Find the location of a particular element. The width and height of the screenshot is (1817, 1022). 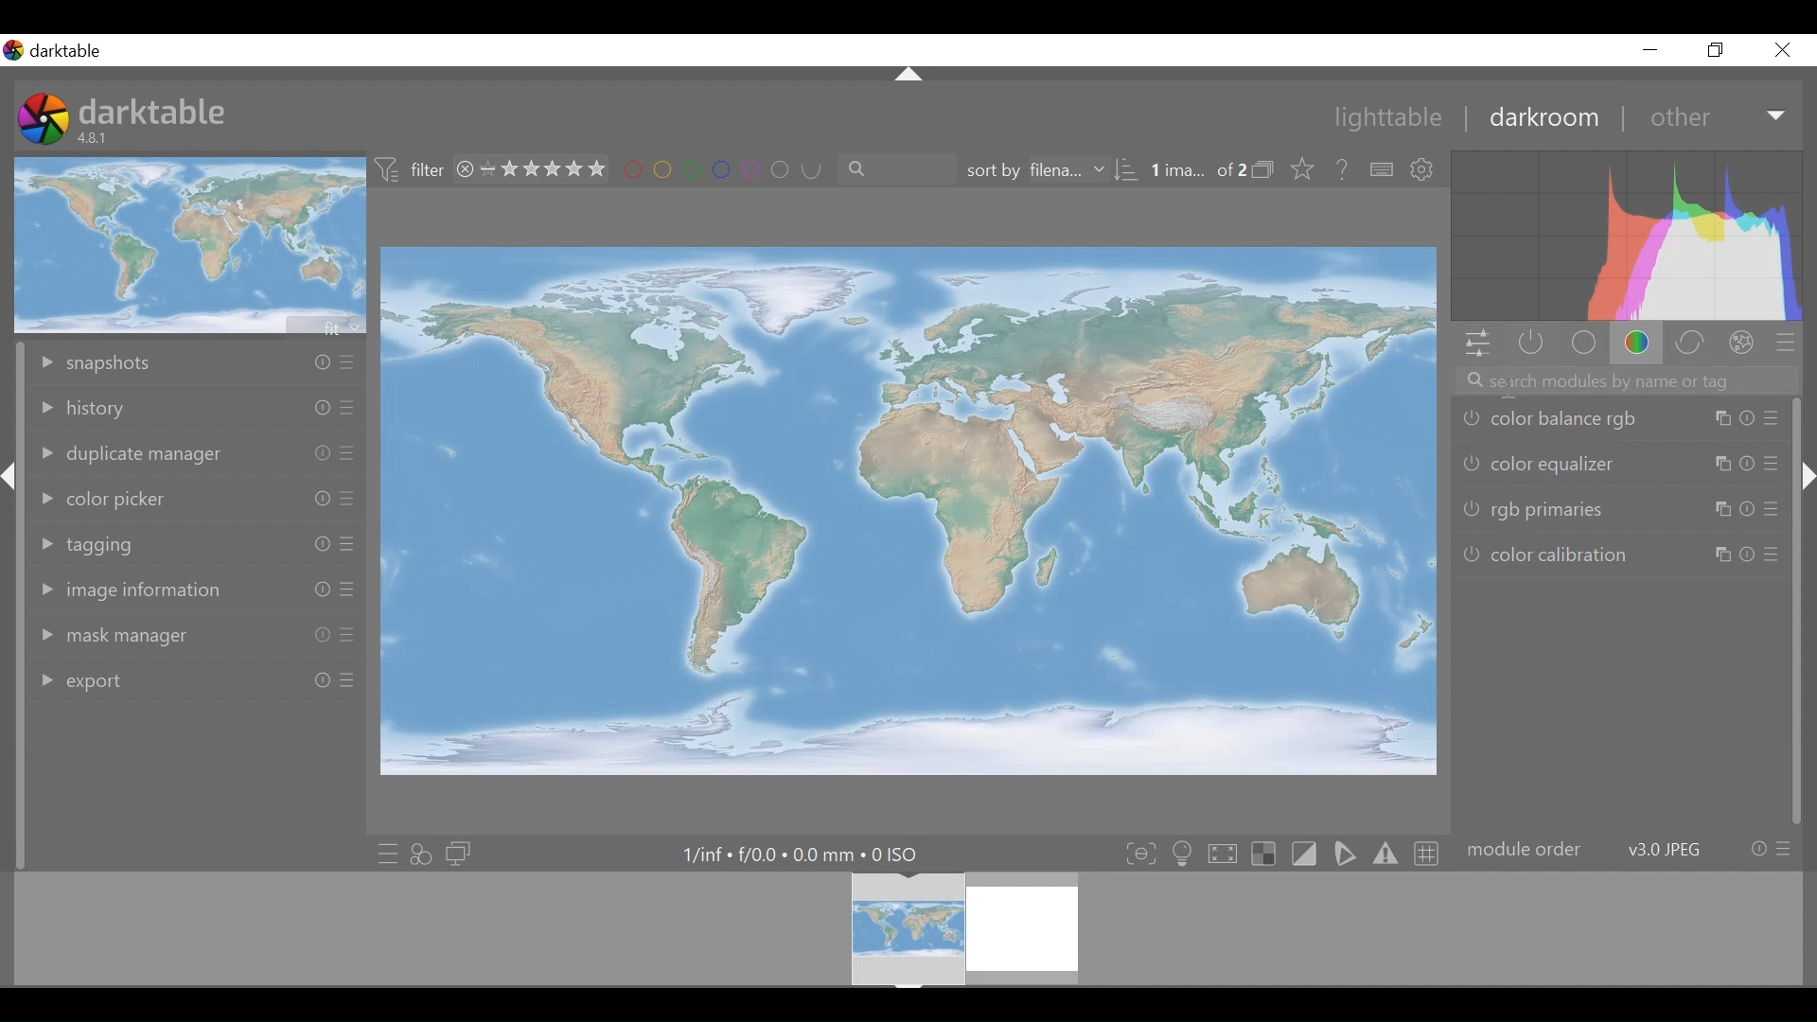

darktable is located at coordinates (152, 111).